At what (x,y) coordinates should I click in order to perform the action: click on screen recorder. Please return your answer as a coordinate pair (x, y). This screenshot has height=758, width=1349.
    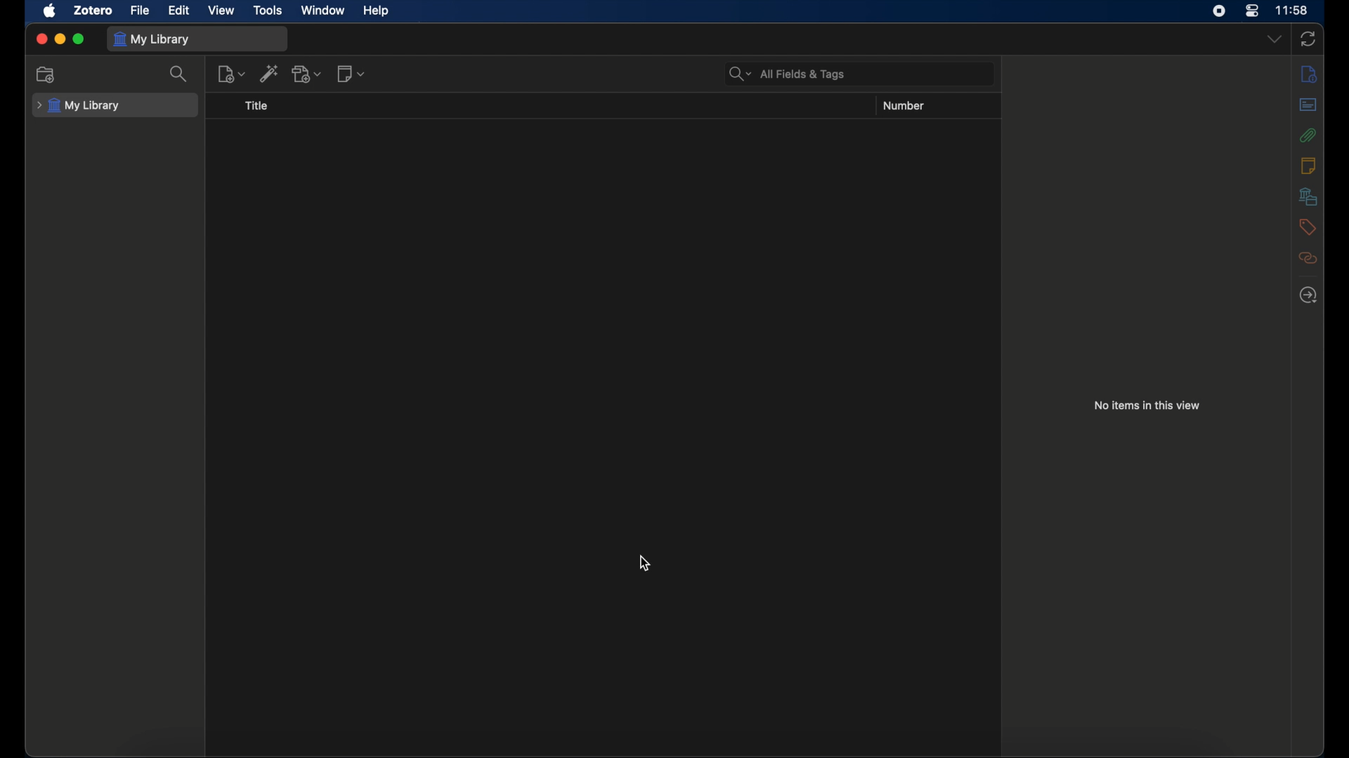
    Looking at the image, I should click on (1219, 11).